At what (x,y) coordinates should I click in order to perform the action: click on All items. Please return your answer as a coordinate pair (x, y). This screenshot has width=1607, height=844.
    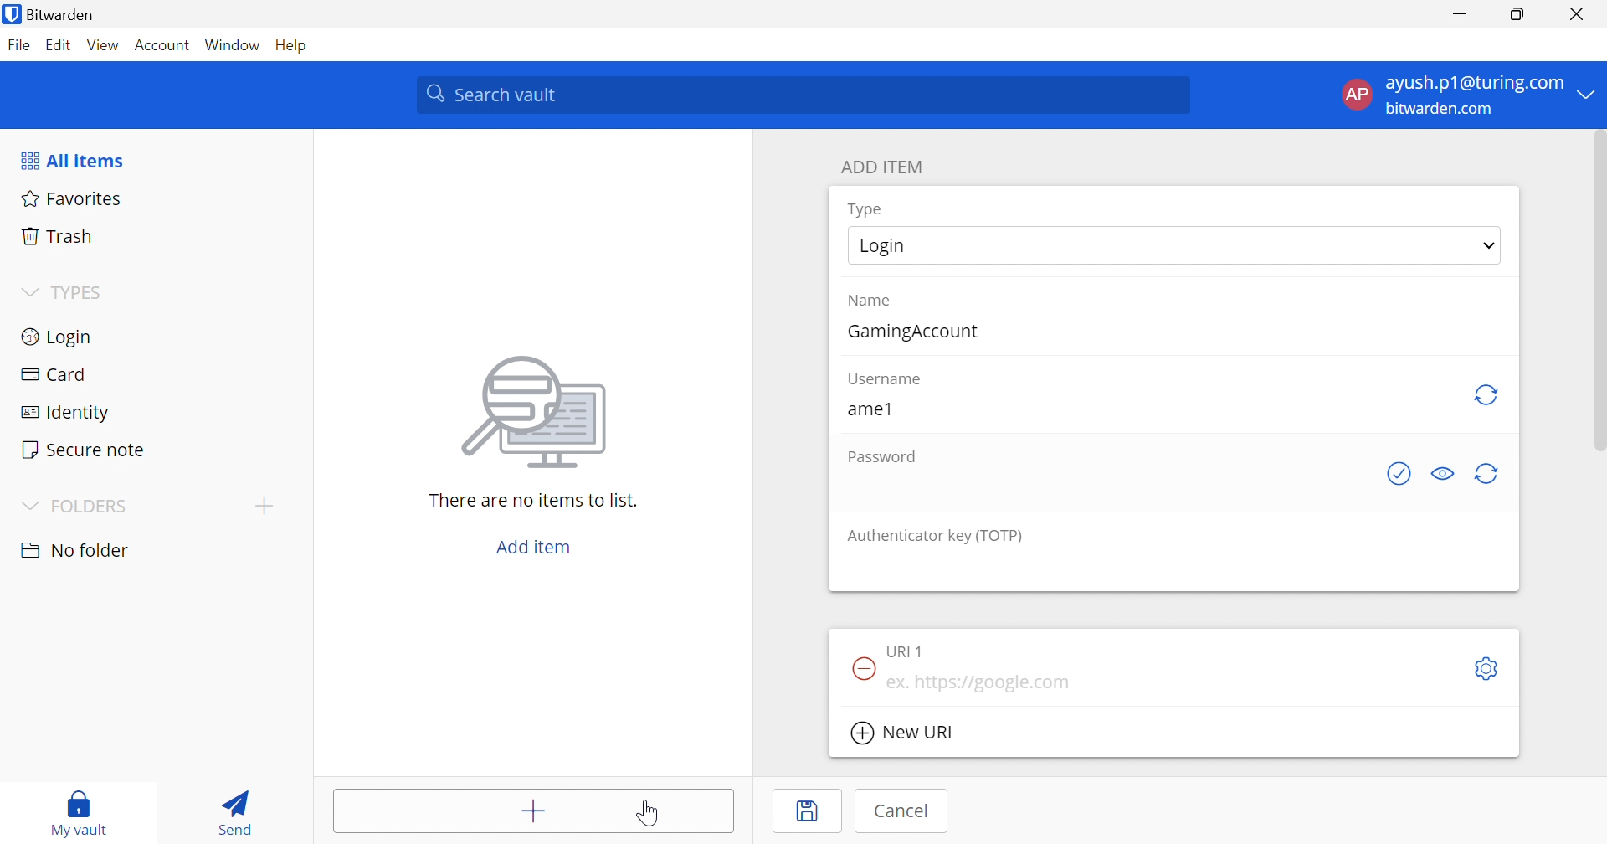
    Looking at the image, I should click on (71, 161).